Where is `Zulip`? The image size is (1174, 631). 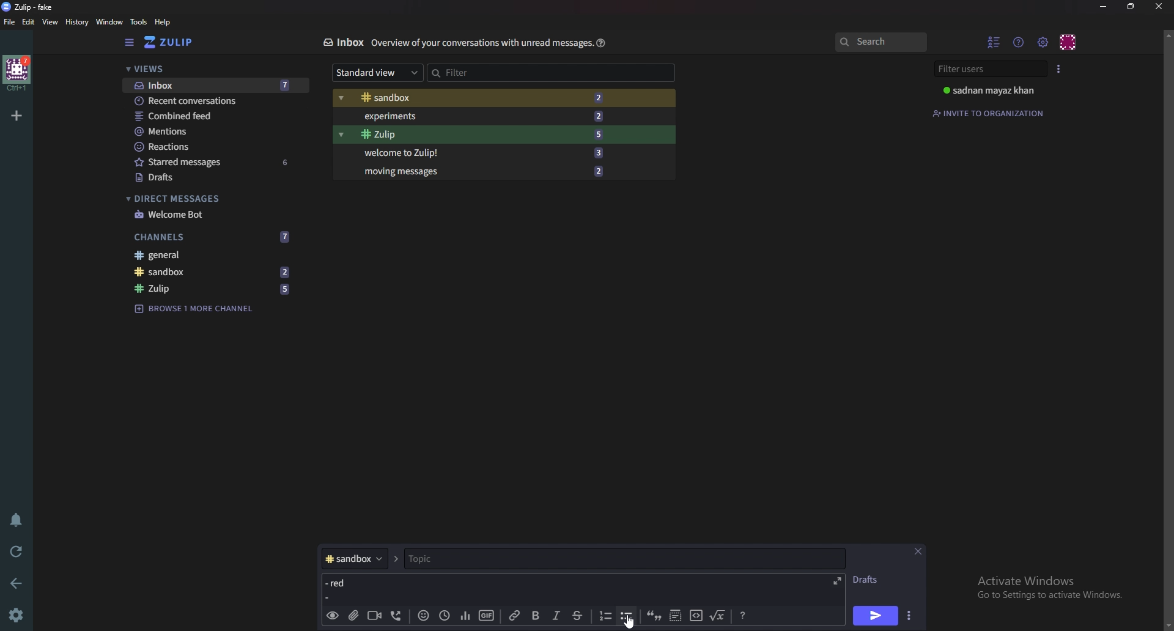 Zulip is located at coordinates (480, 135).